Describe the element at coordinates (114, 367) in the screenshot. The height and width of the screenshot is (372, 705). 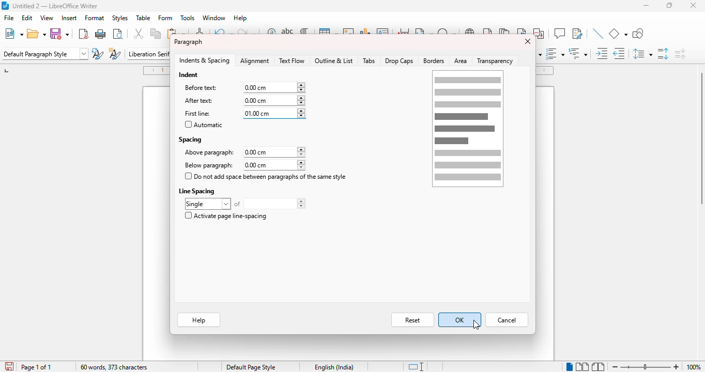
I see `word and character count` at that location.